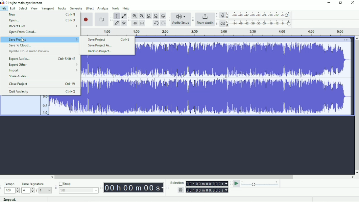 The image size is (359, 202). What do you see at coordinates (12, 188) in the screenshot?
I see `Tempo` at bounding box center [12, 188].